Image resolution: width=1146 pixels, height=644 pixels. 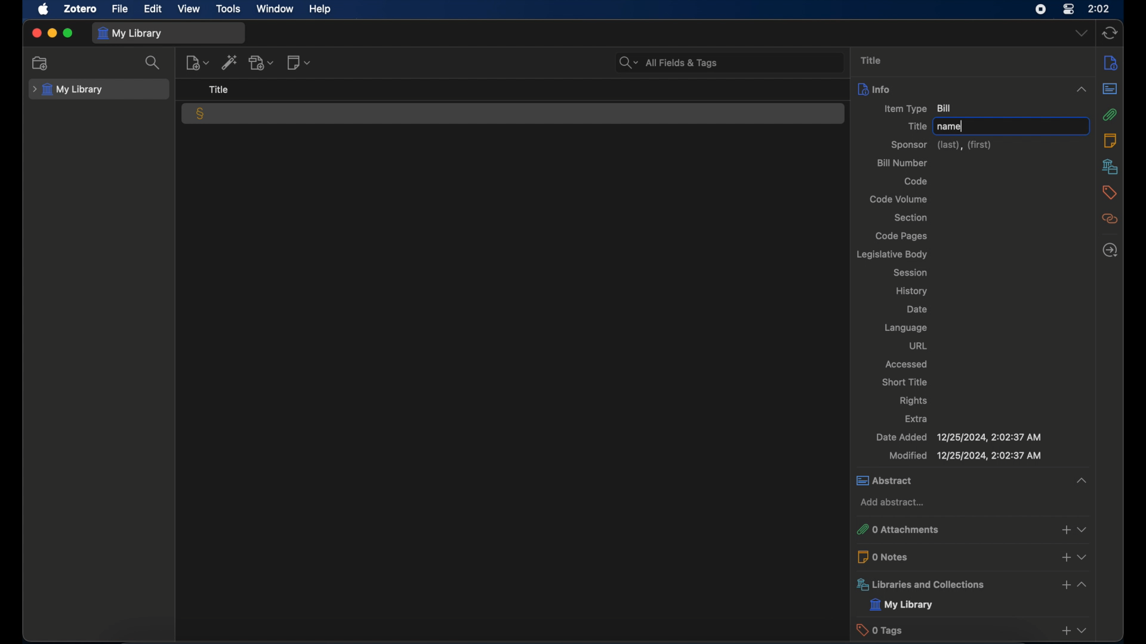 I want to click on modified, so click(x=966, y=456).